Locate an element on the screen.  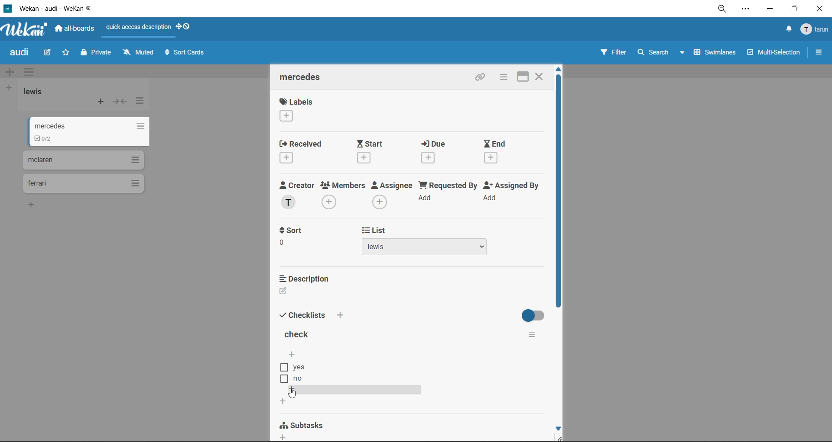
assigned by is located at coordinates (512, 186).